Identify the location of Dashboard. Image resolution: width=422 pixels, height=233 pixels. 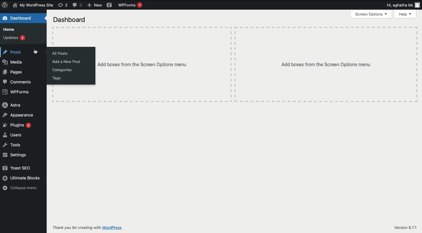
(20, 18).